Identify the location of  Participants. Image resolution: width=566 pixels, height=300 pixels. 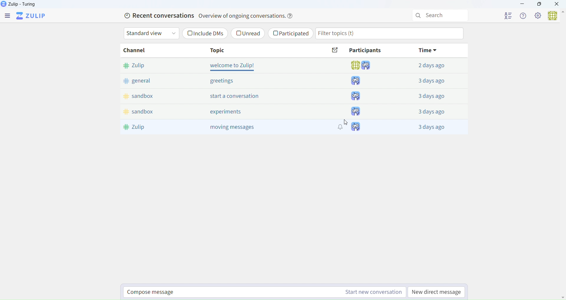
(365, 51).